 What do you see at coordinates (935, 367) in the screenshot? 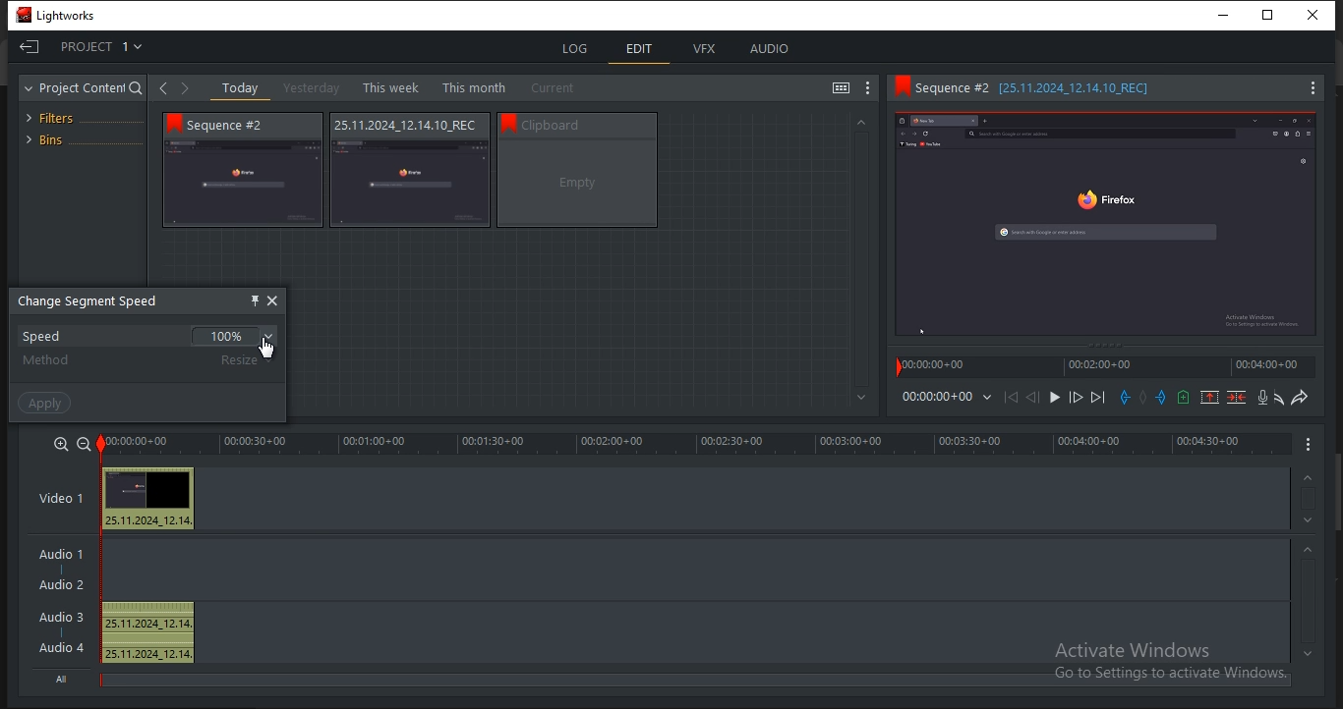
I see `time stamp` at bounding box center [935, 367].